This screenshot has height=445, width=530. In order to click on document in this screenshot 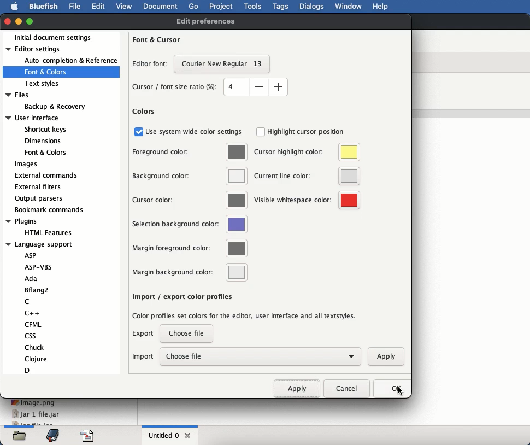, I will do `click(161, 8)`.